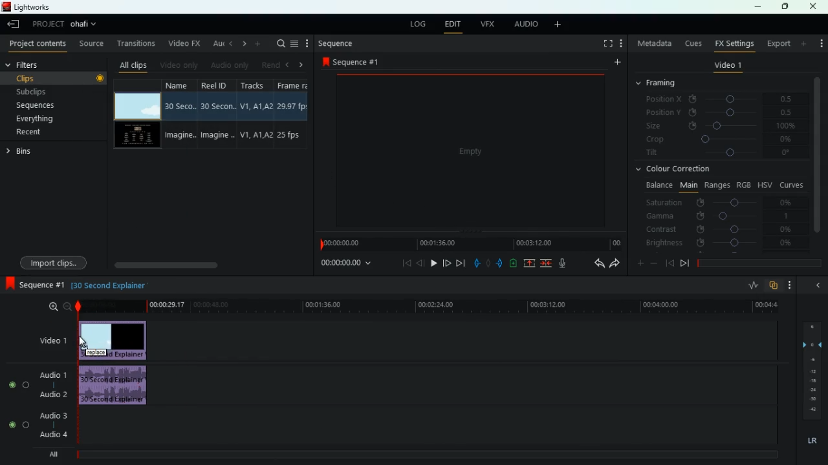 This screenshot has height=465, width=828. Describe the element at coordinates (752, 287) in the screenshot. I see `rate` at that location.